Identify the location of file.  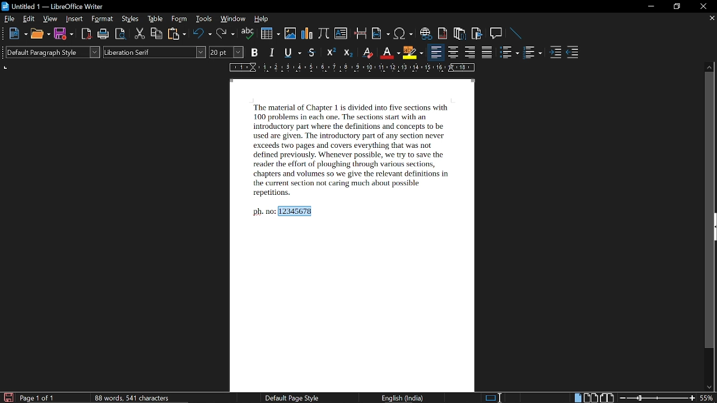
(10, 19).